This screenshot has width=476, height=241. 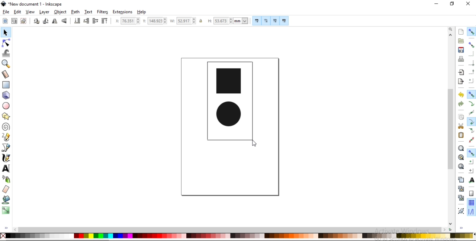 I want to click on select all objects in all visible and unlocked layers, so click(x=14, y=21).